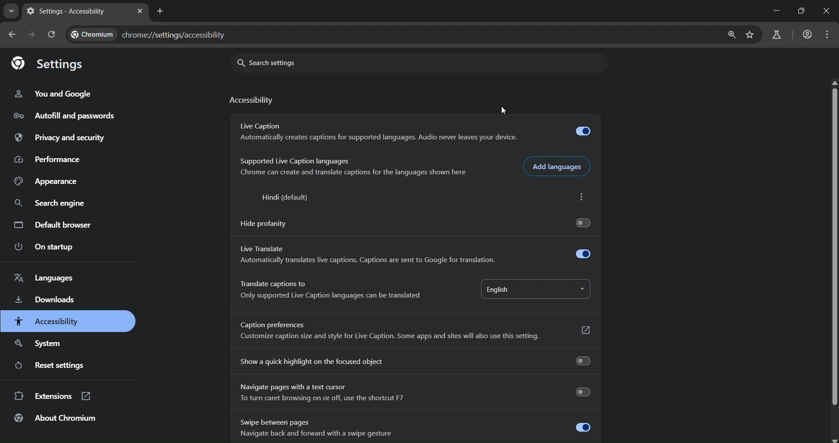 This screenshot has height=443, width=839. What do you see at coordinates (61, 138) in the screenshot?
I see `privacy and security` at bounding box center [61, 138].